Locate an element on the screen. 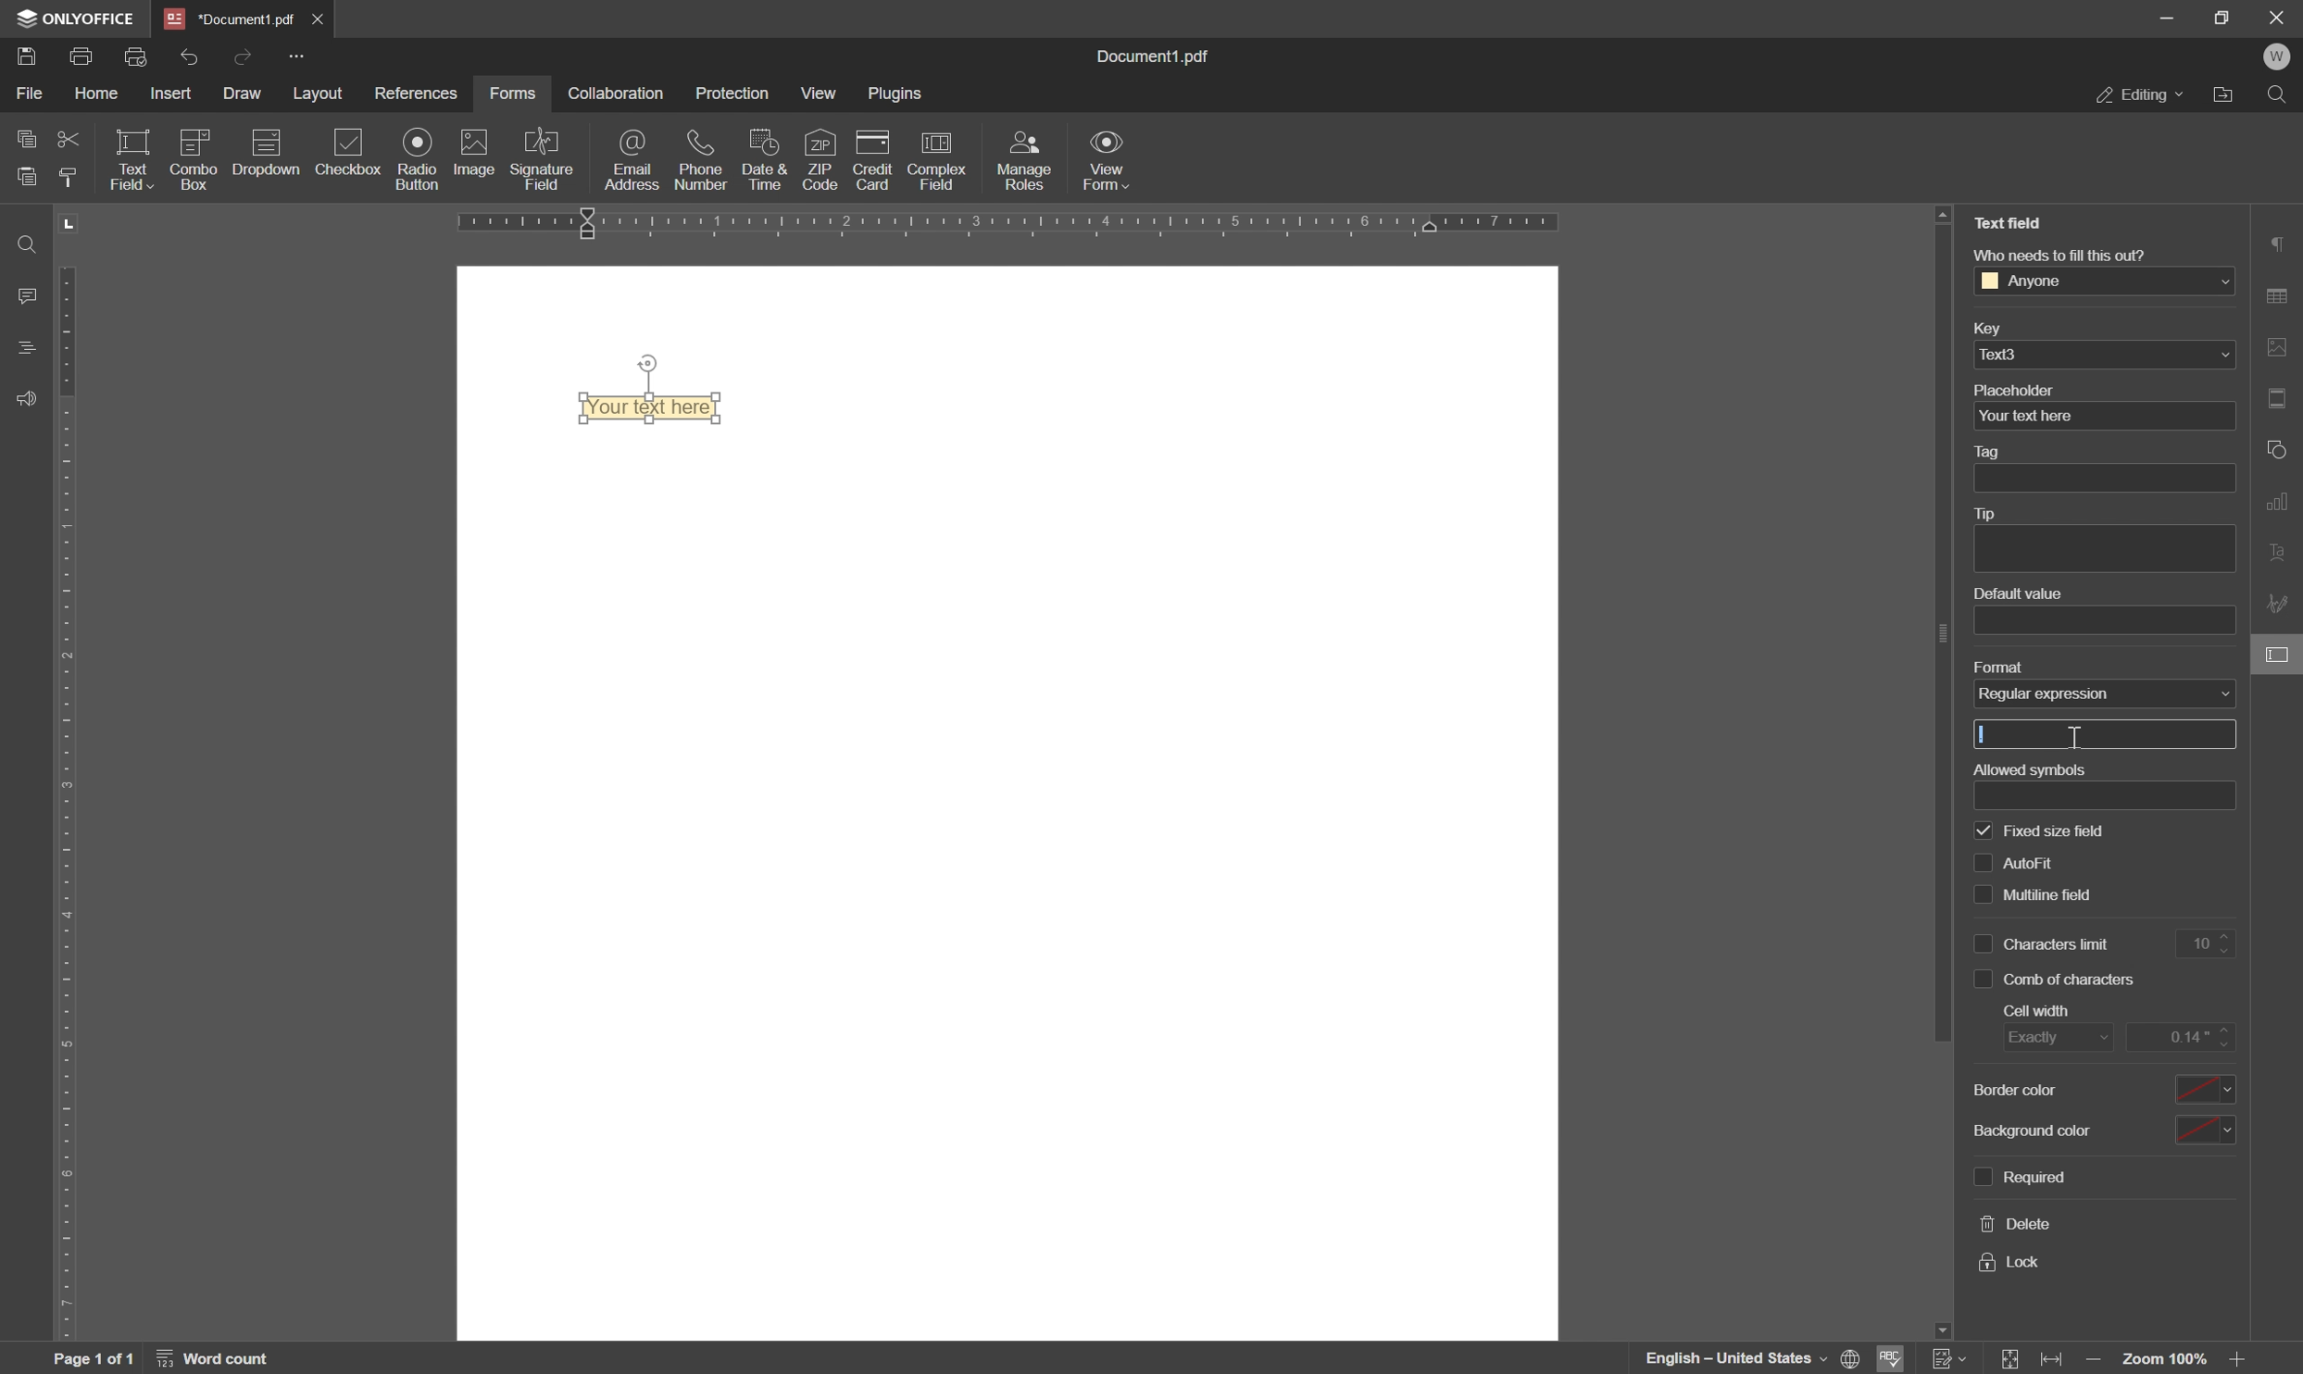  home is located at coordinates (104, 96).